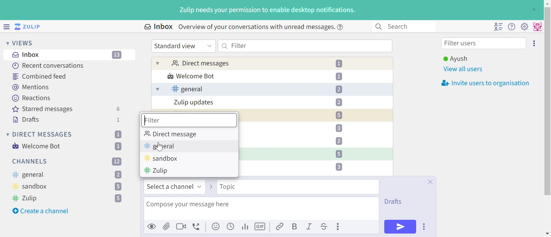 The image size is (551, 237). Describe the element at coordinates (548, 234) in the screenshot. I see `move down` at that location.